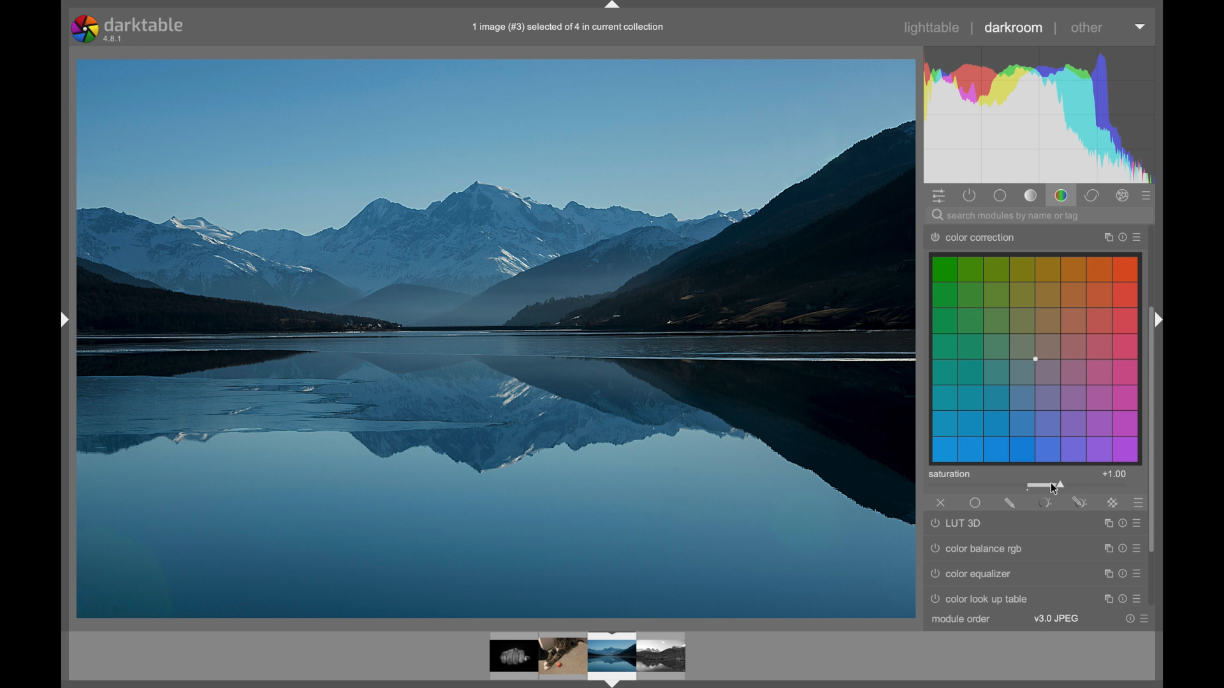 The image size is (1224, 688). I want to click on more options, so click(1121, 236).